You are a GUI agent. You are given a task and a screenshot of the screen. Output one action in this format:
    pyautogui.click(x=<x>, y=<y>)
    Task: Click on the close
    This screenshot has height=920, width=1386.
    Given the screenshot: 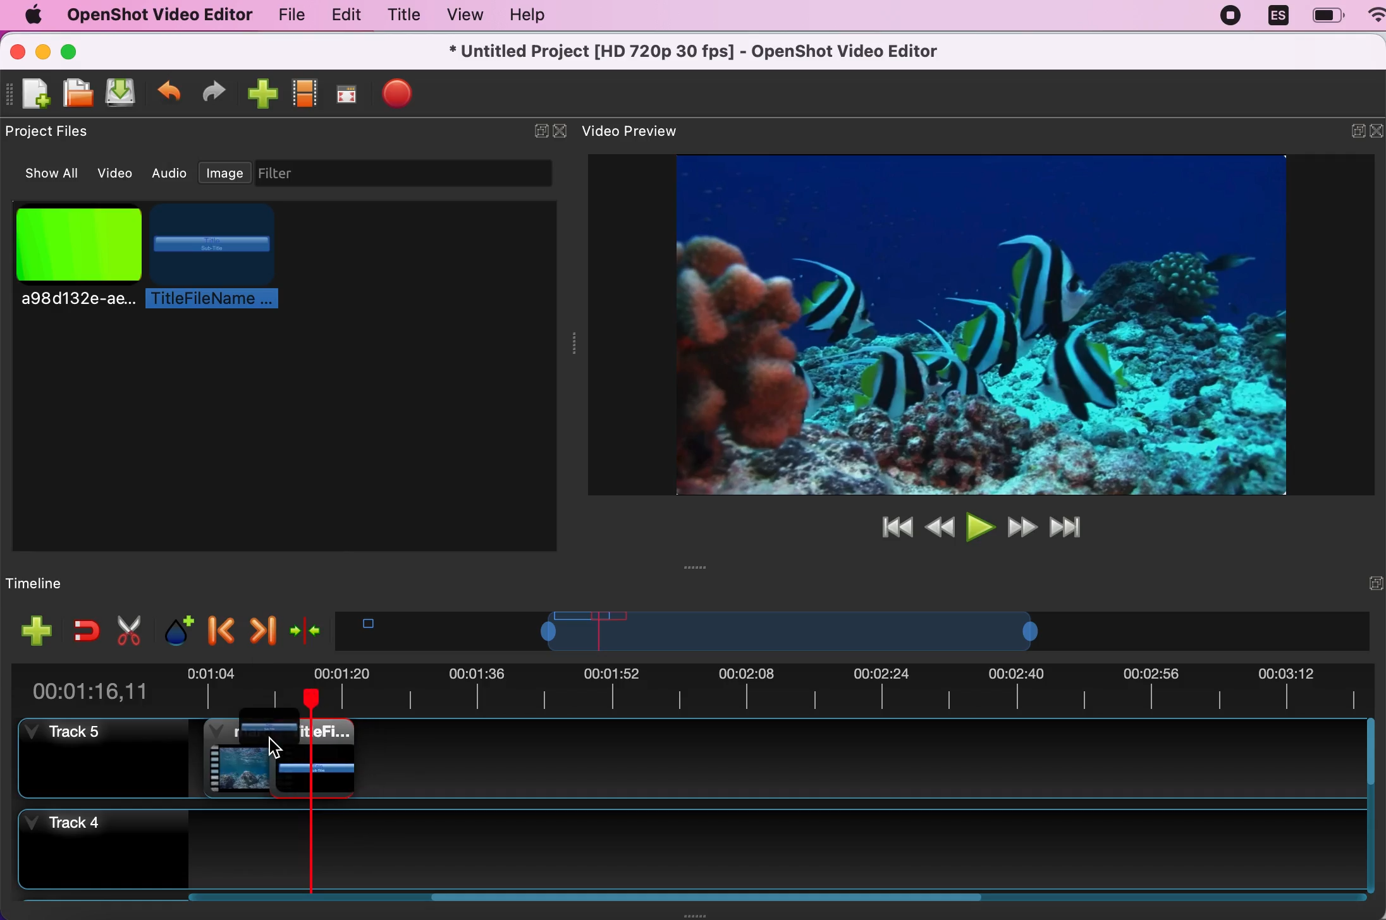 What is the action you would take?
    pyautogui.click(x=17, y=50)
    